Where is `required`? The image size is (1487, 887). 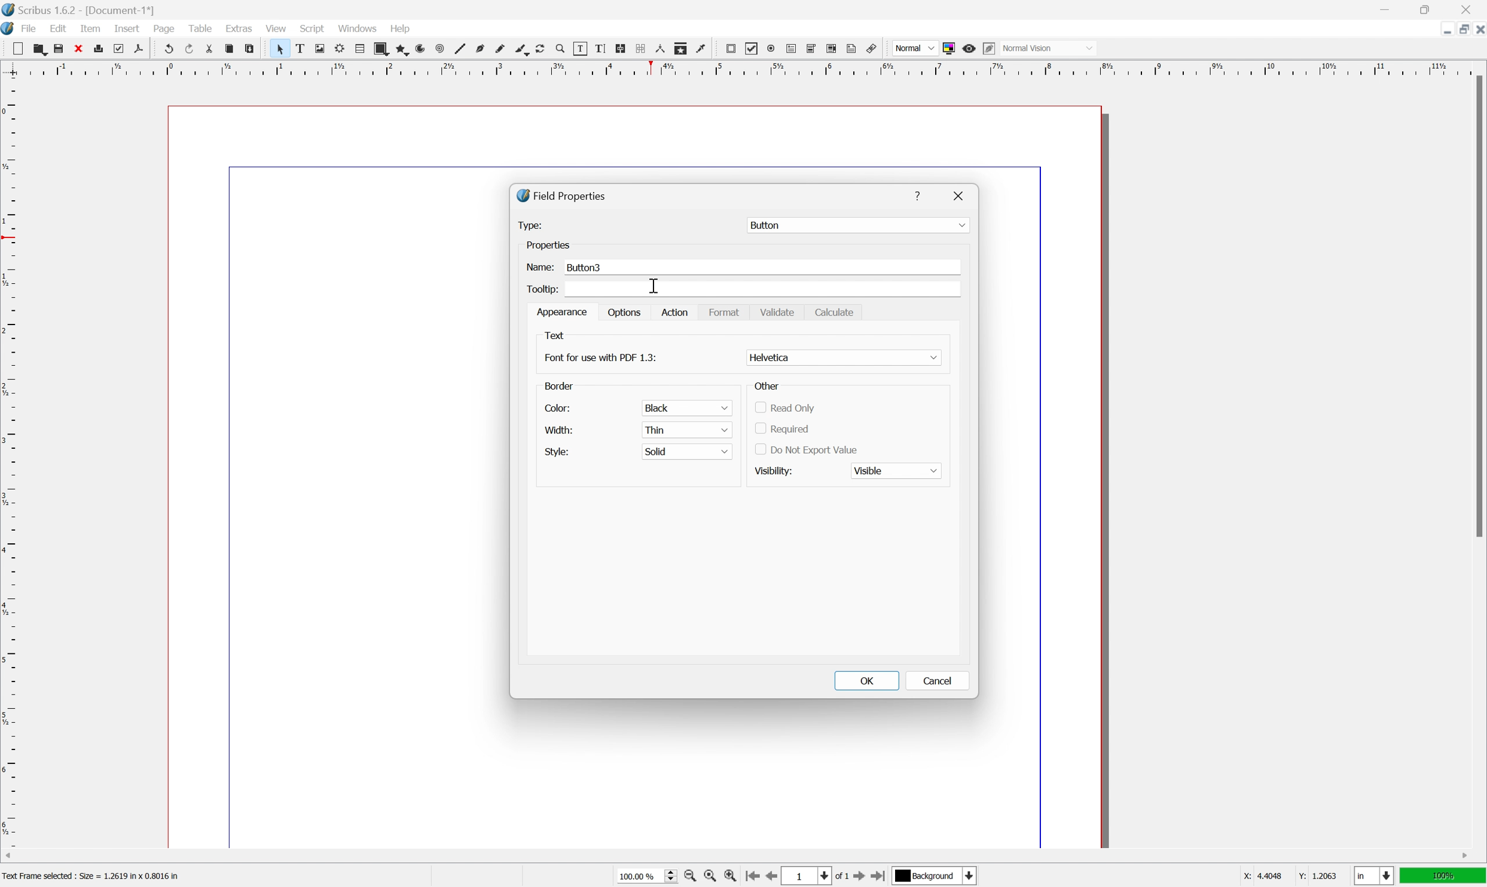 required is located at coordinates (781, 428).